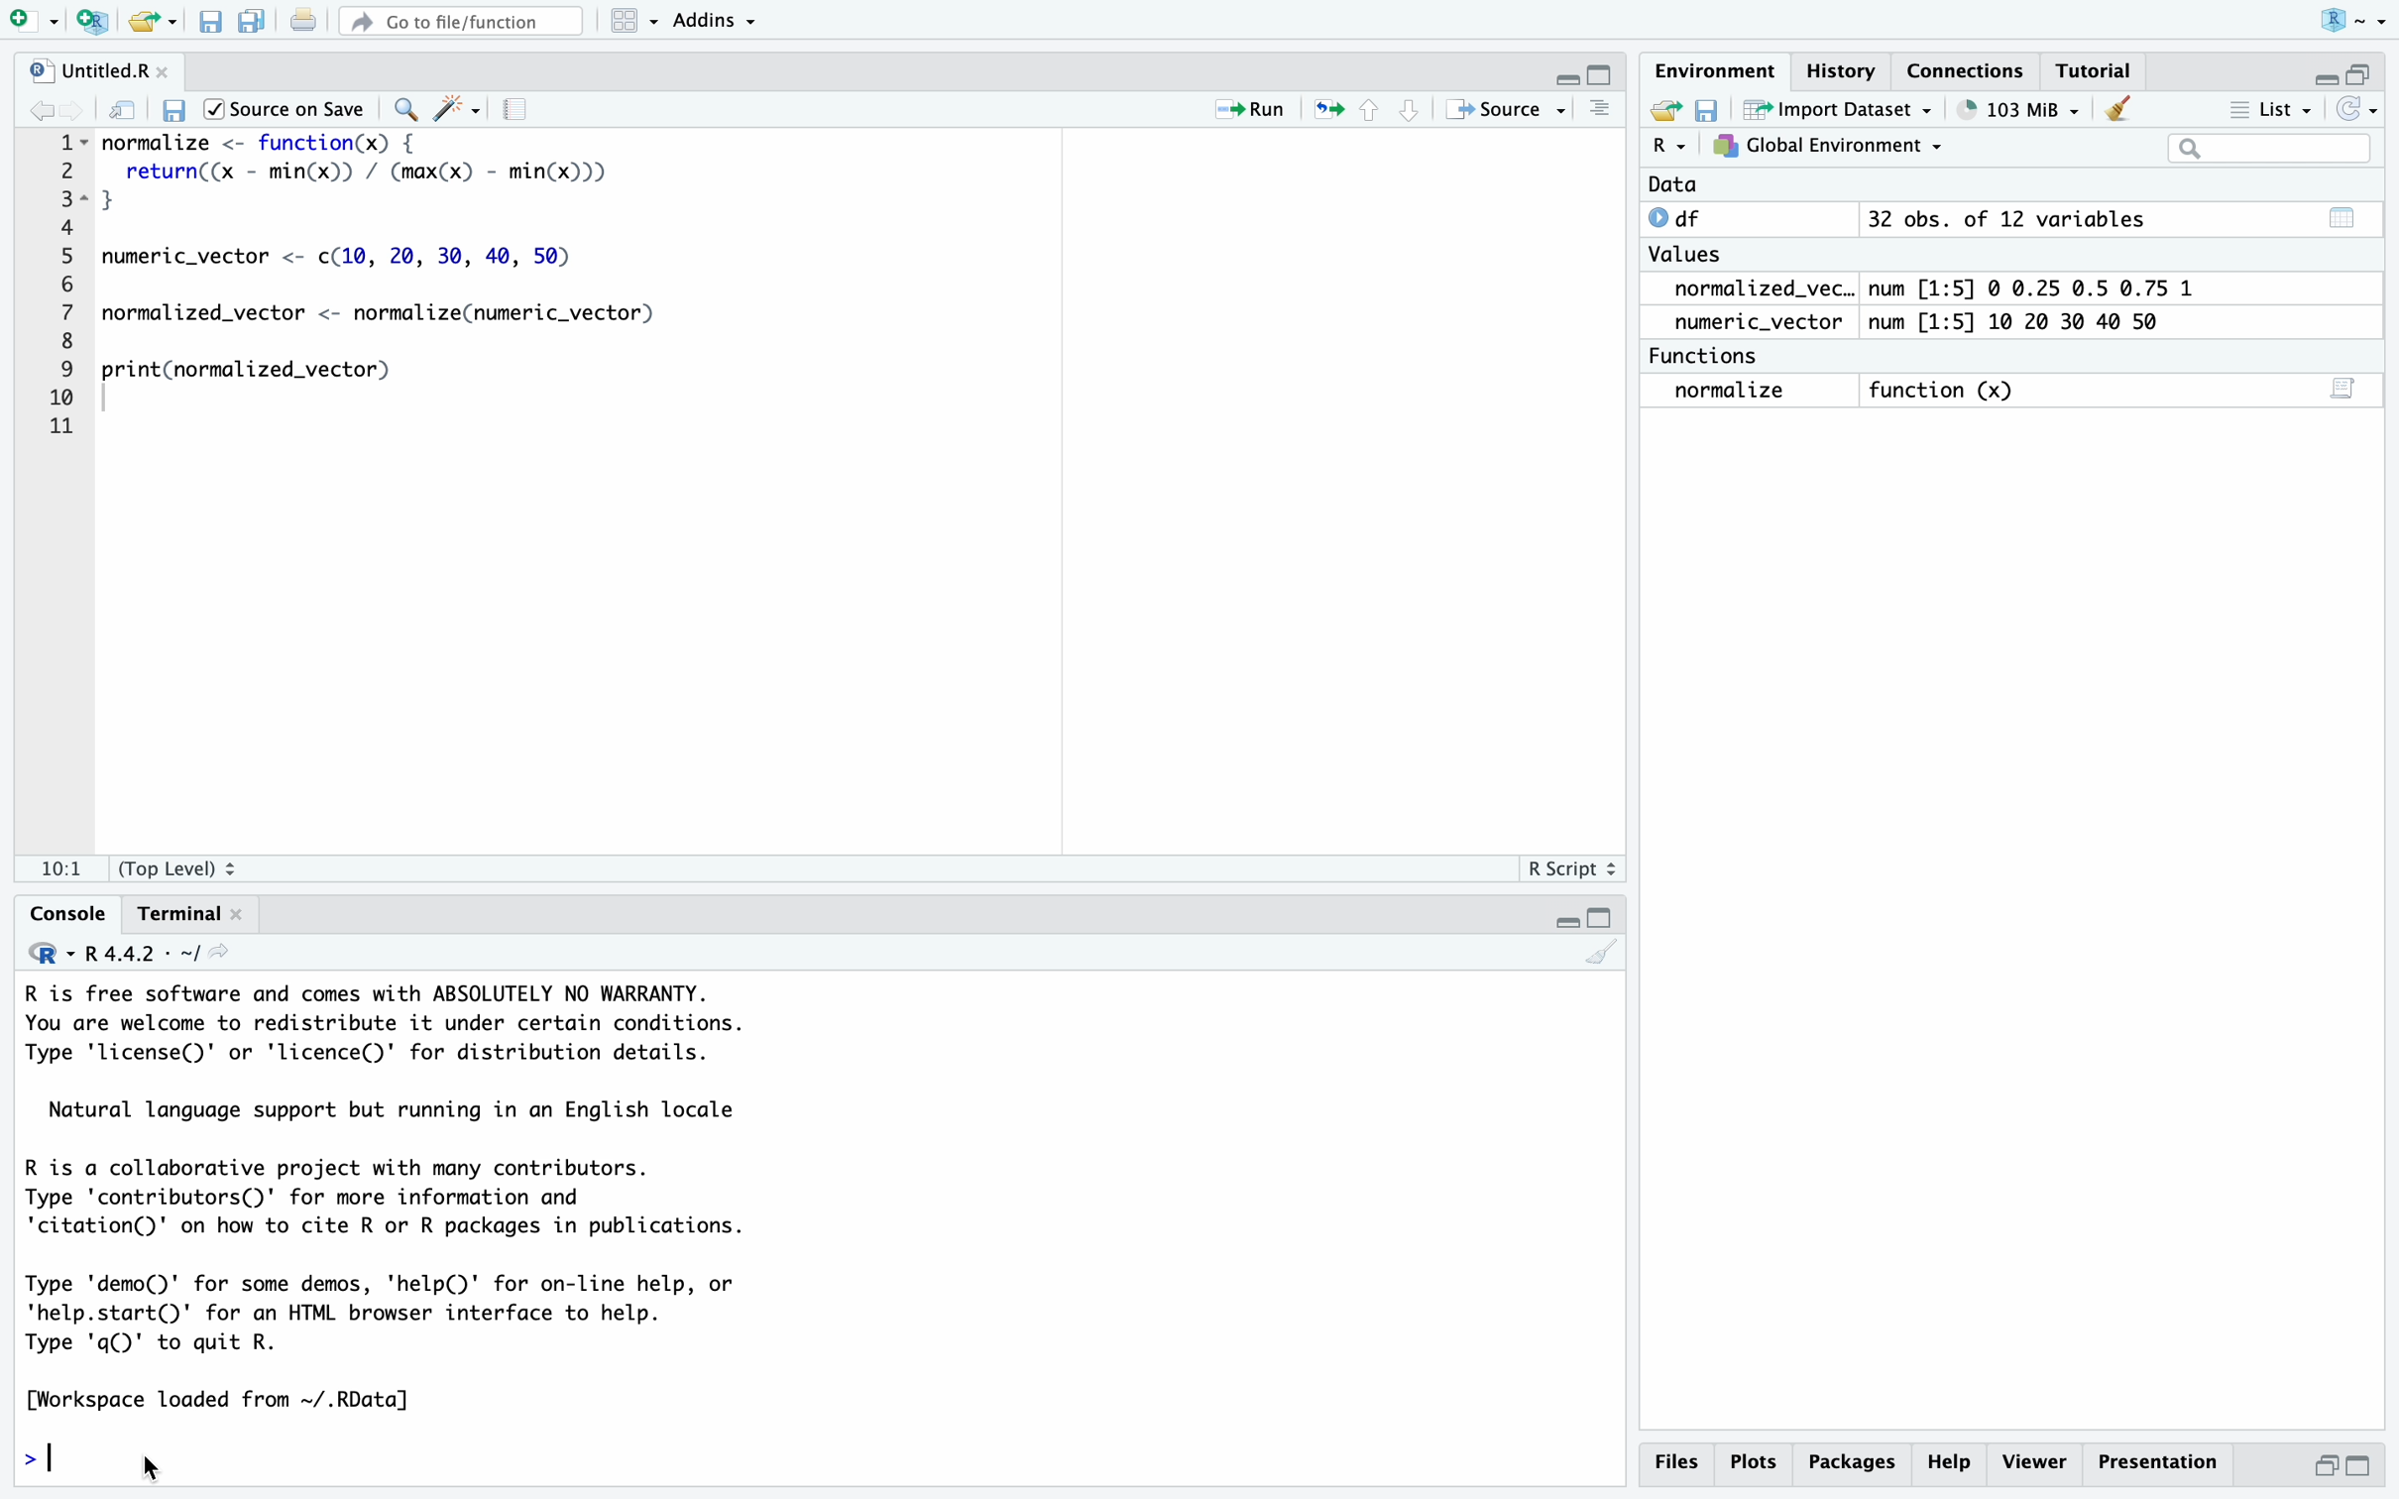  I want to click on Compile Report (Ctrl + Shift + K), so click(520, 107).